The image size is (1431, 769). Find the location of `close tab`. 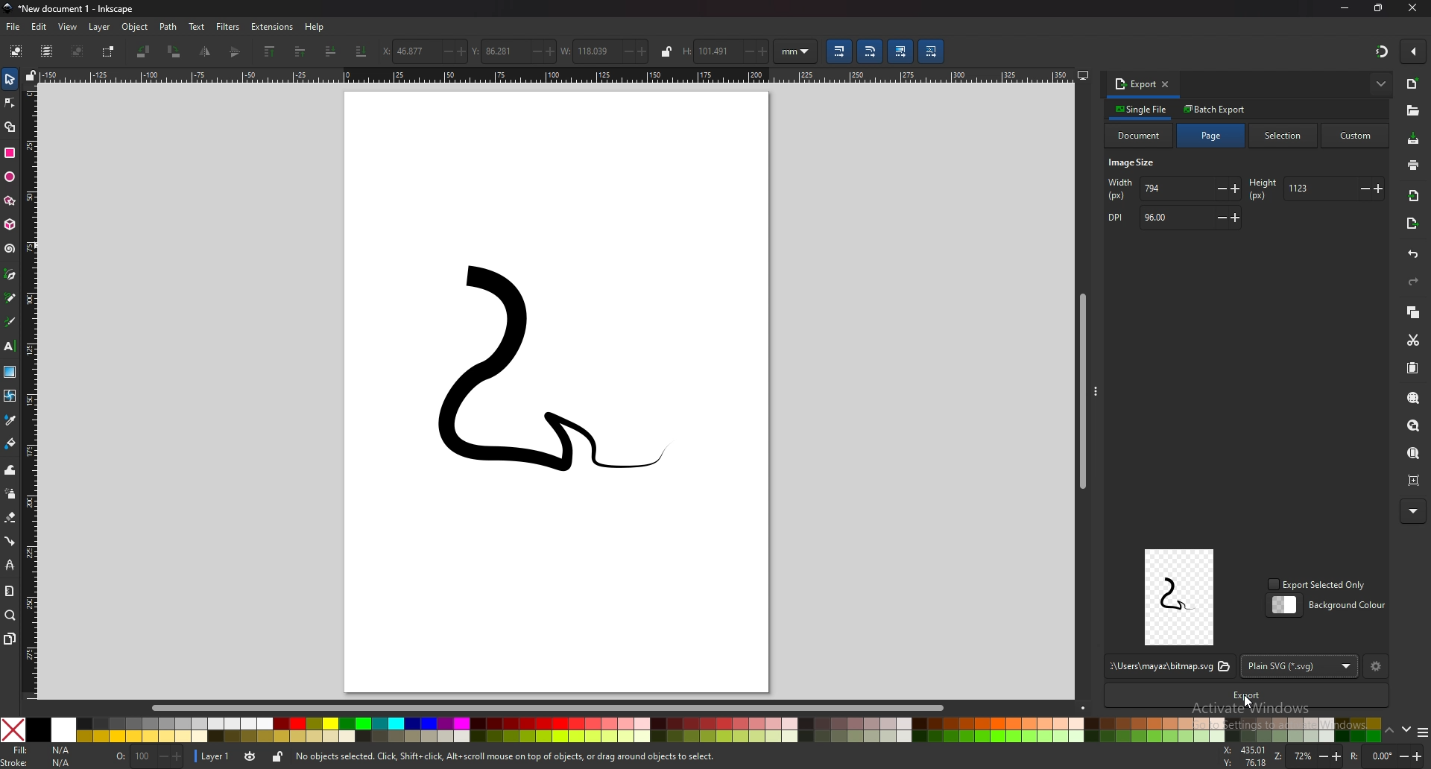

close tab is located at coordinates (1166, 83).